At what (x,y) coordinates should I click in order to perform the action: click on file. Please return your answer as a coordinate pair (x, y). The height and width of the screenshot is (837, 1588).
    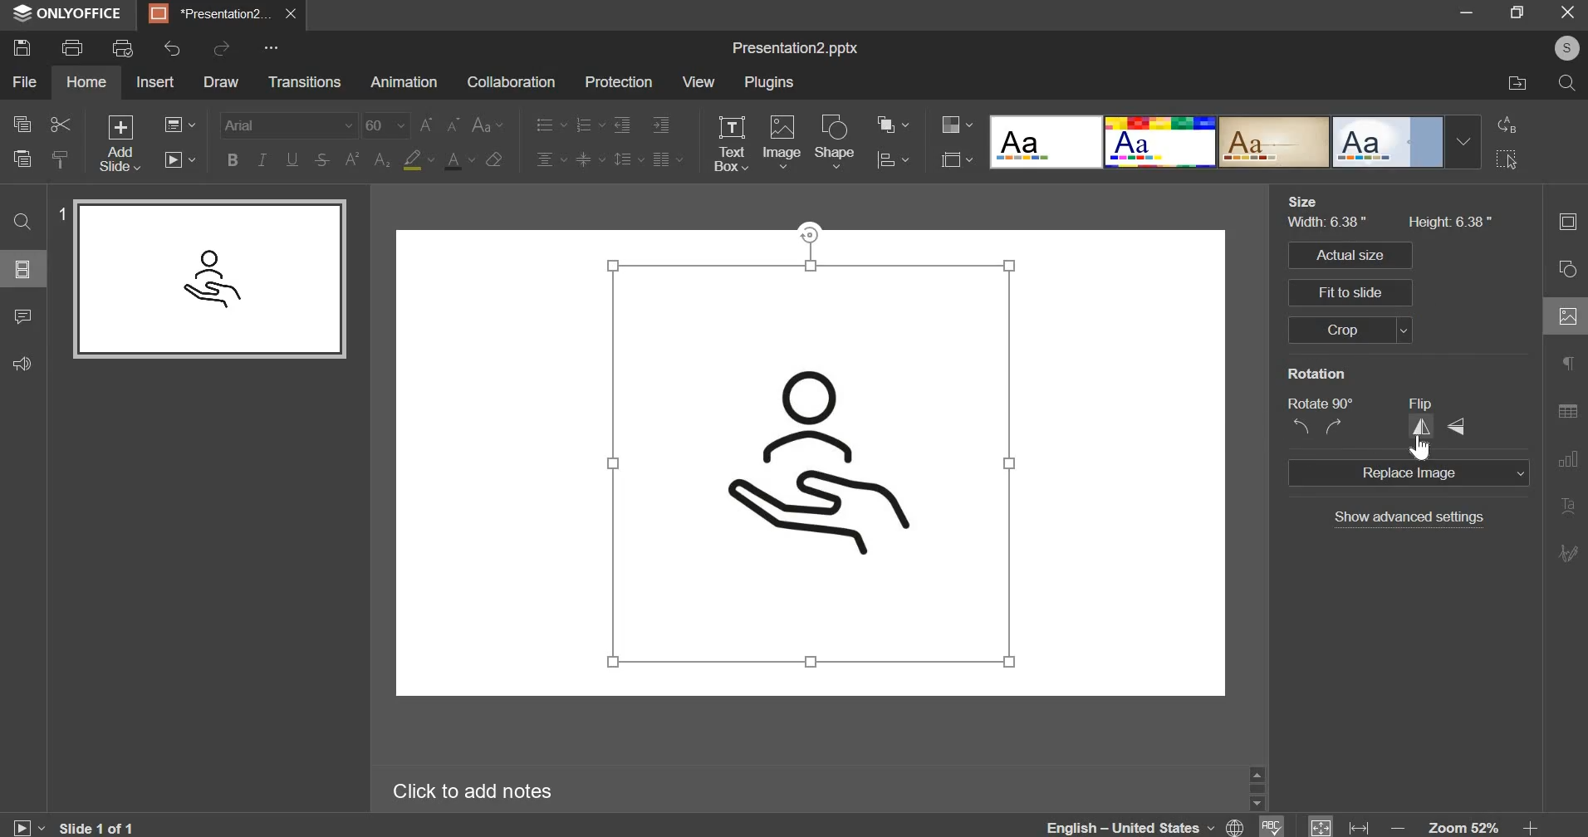
    Looking at the image, I should click on (25, 81).